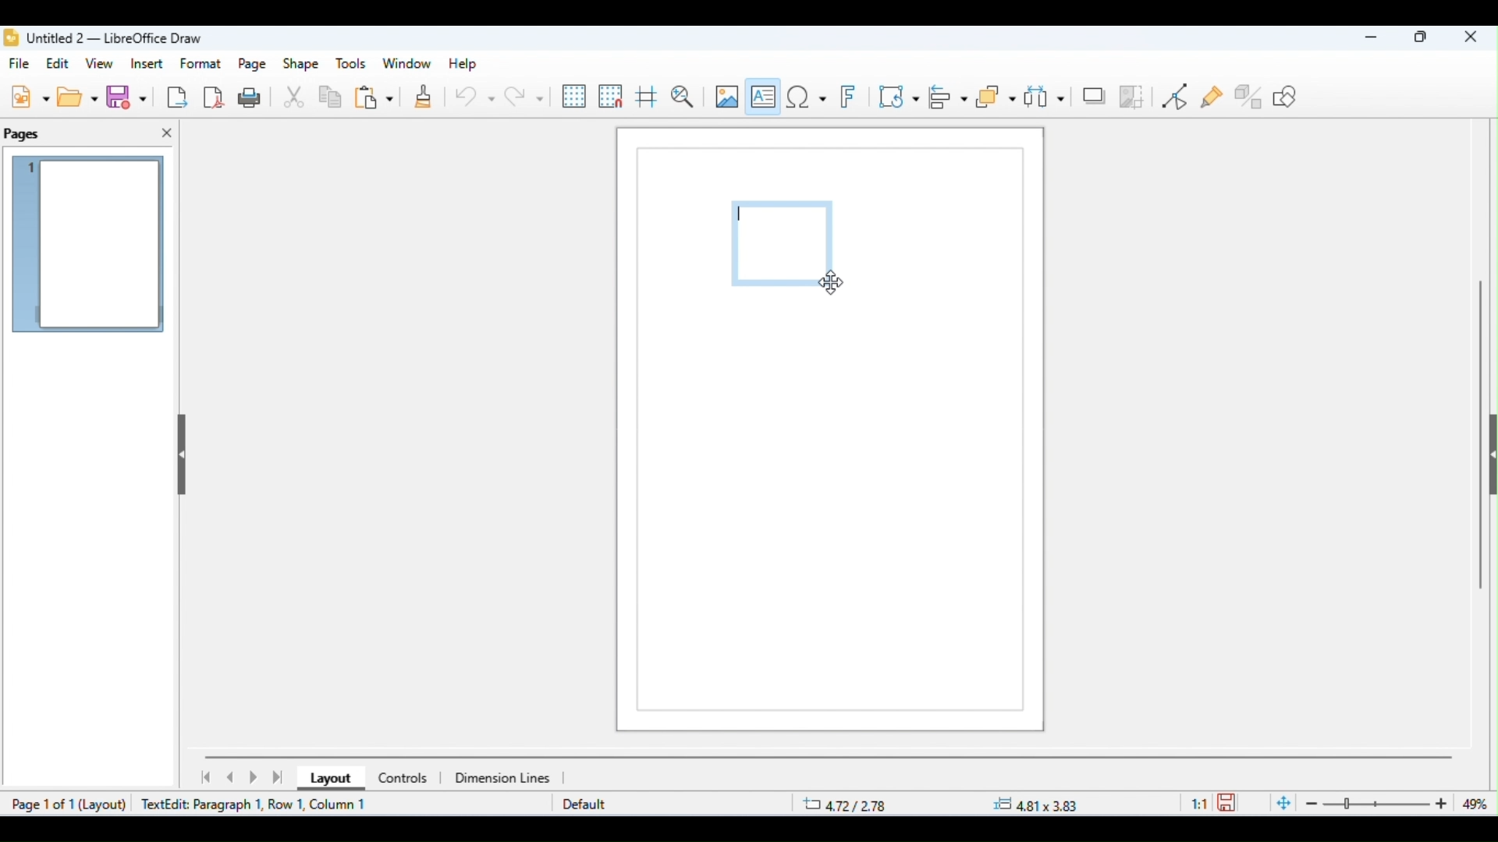 This screenshot has height=842, width=1498. What do you see at coordinates (421, 98) in the screenshot?
I see `clone` at bounding box center [421, 98].